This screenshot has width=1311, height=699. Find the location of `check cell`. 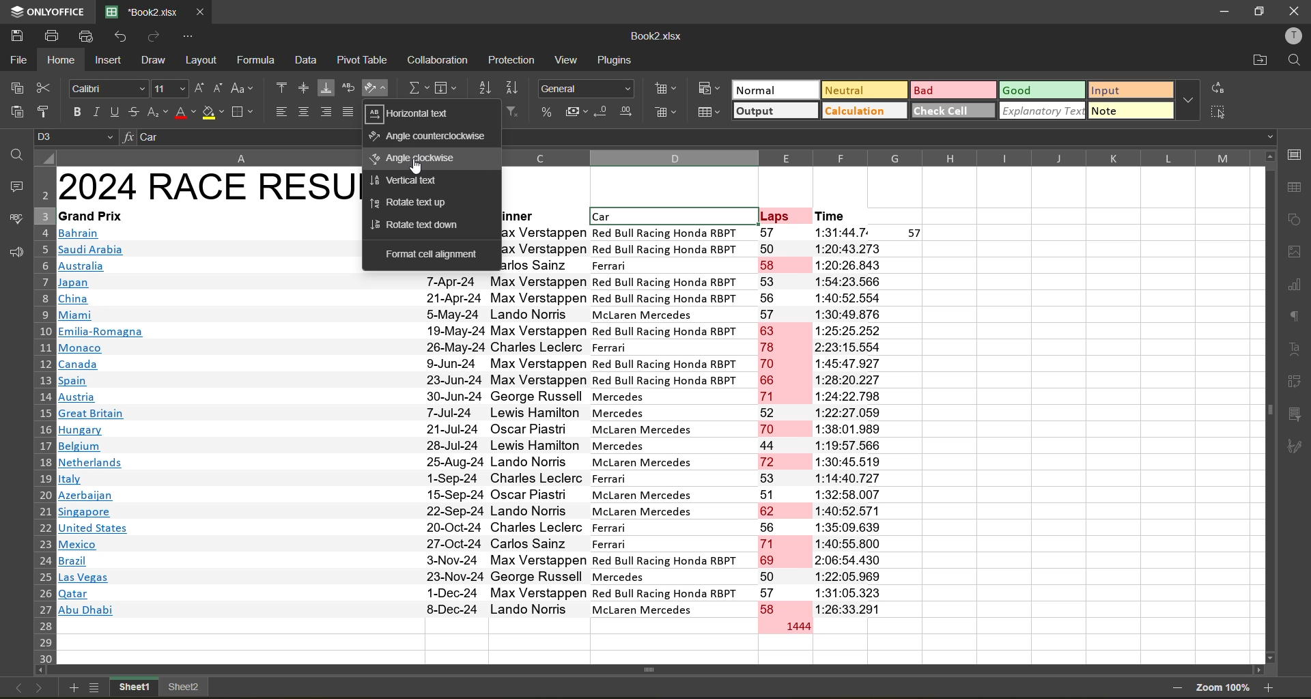

check cell is located at coordinates (954, 113).